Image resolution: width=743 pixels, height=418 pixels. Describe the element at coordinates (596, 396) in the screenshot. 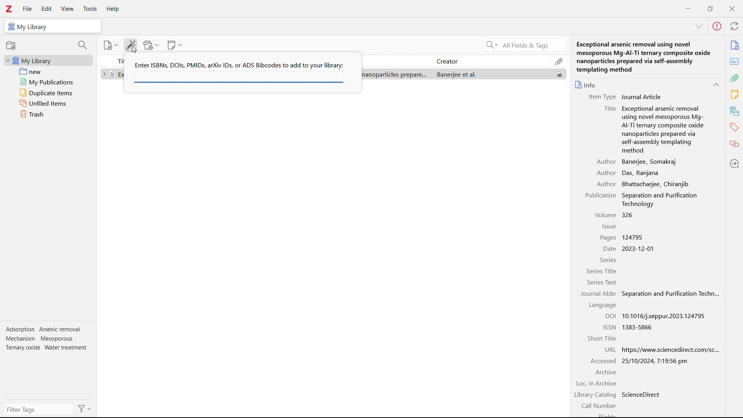

I see `Library catalogue` at that location.